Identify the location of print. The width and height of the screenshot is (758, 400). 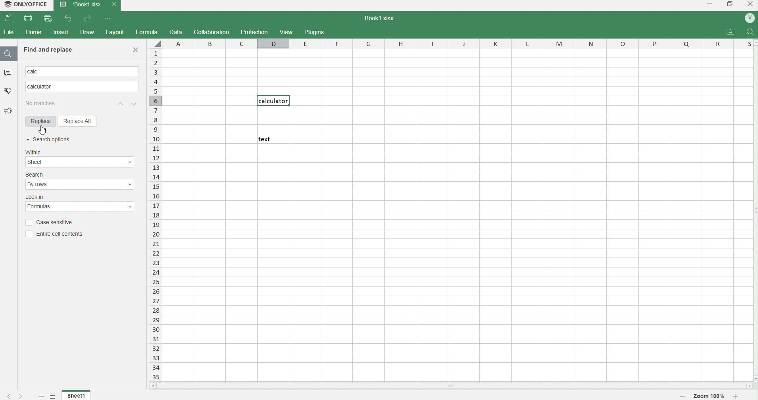
(30, 18).